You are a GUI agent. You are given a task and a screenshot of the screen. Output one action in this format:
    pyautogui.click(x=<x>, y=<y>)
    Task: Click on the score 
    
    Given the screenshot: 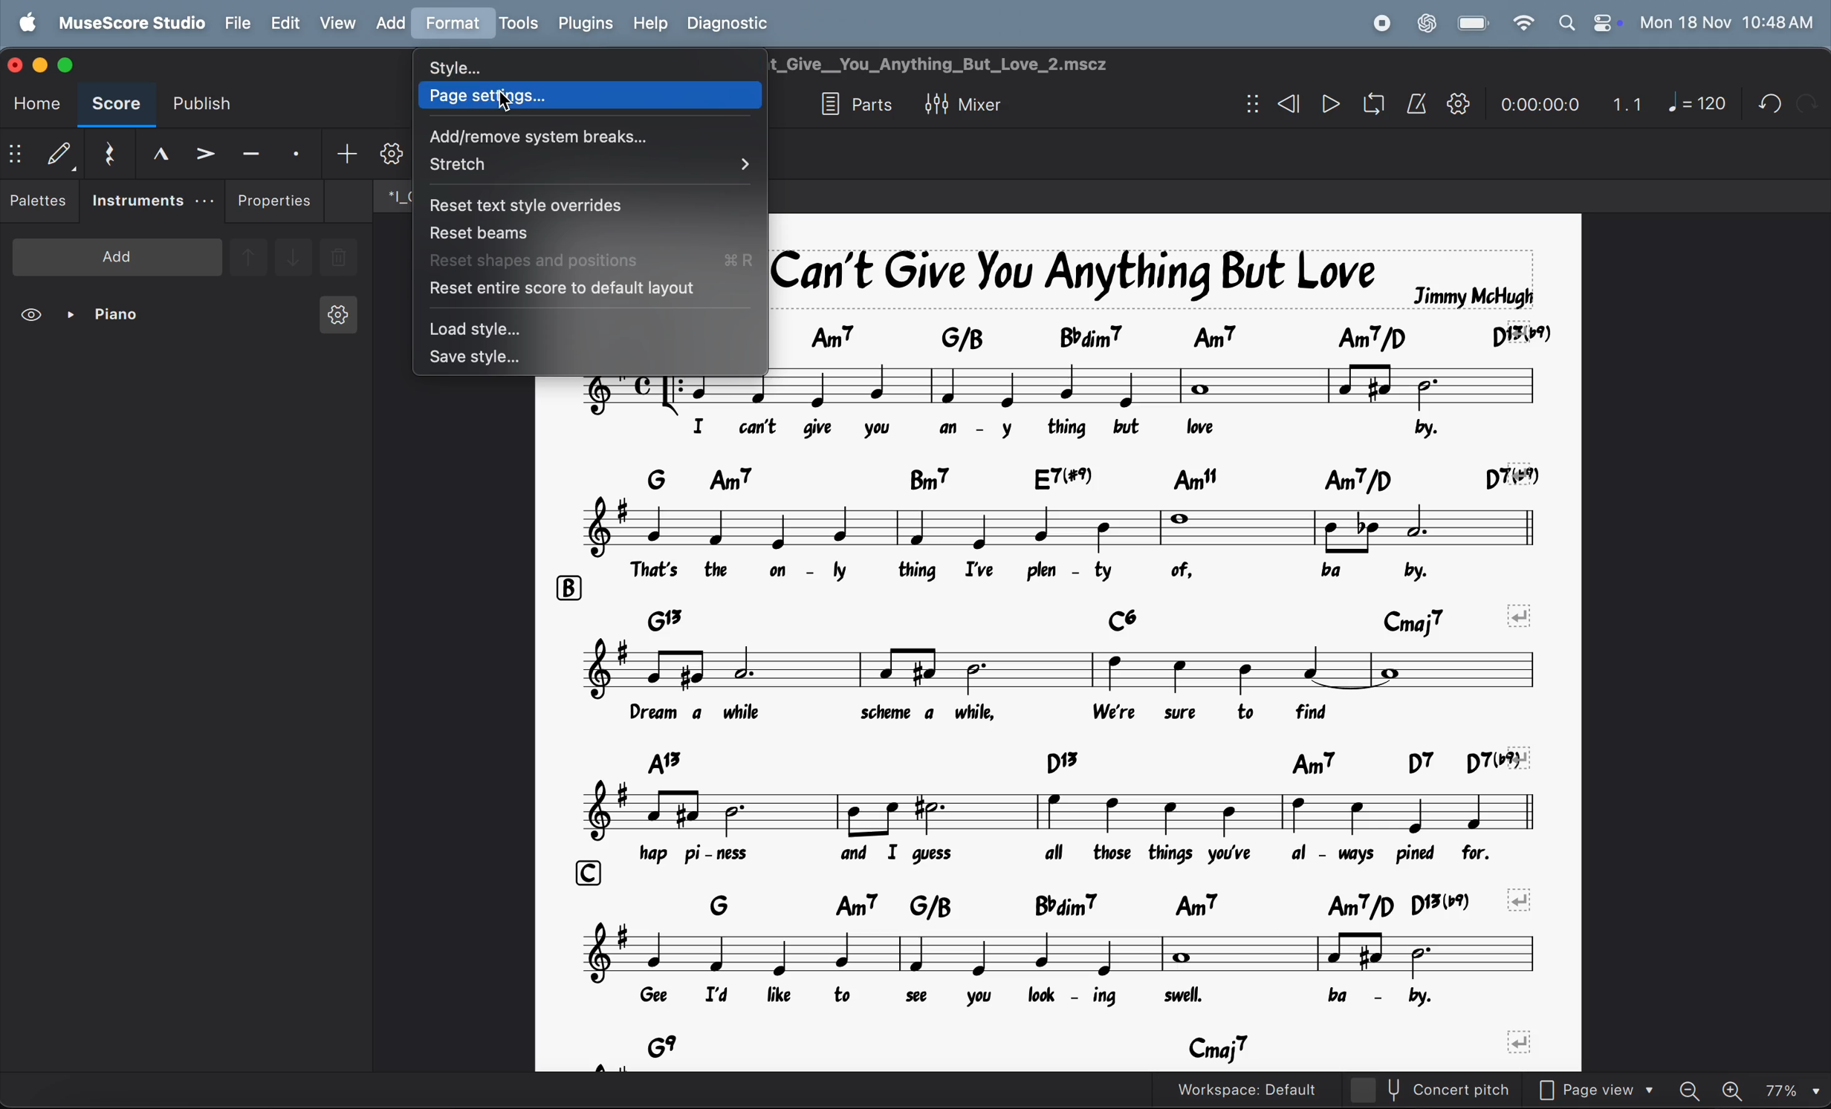 What is the action you would take?
    pyautogui.click(x=116, y=106)
    